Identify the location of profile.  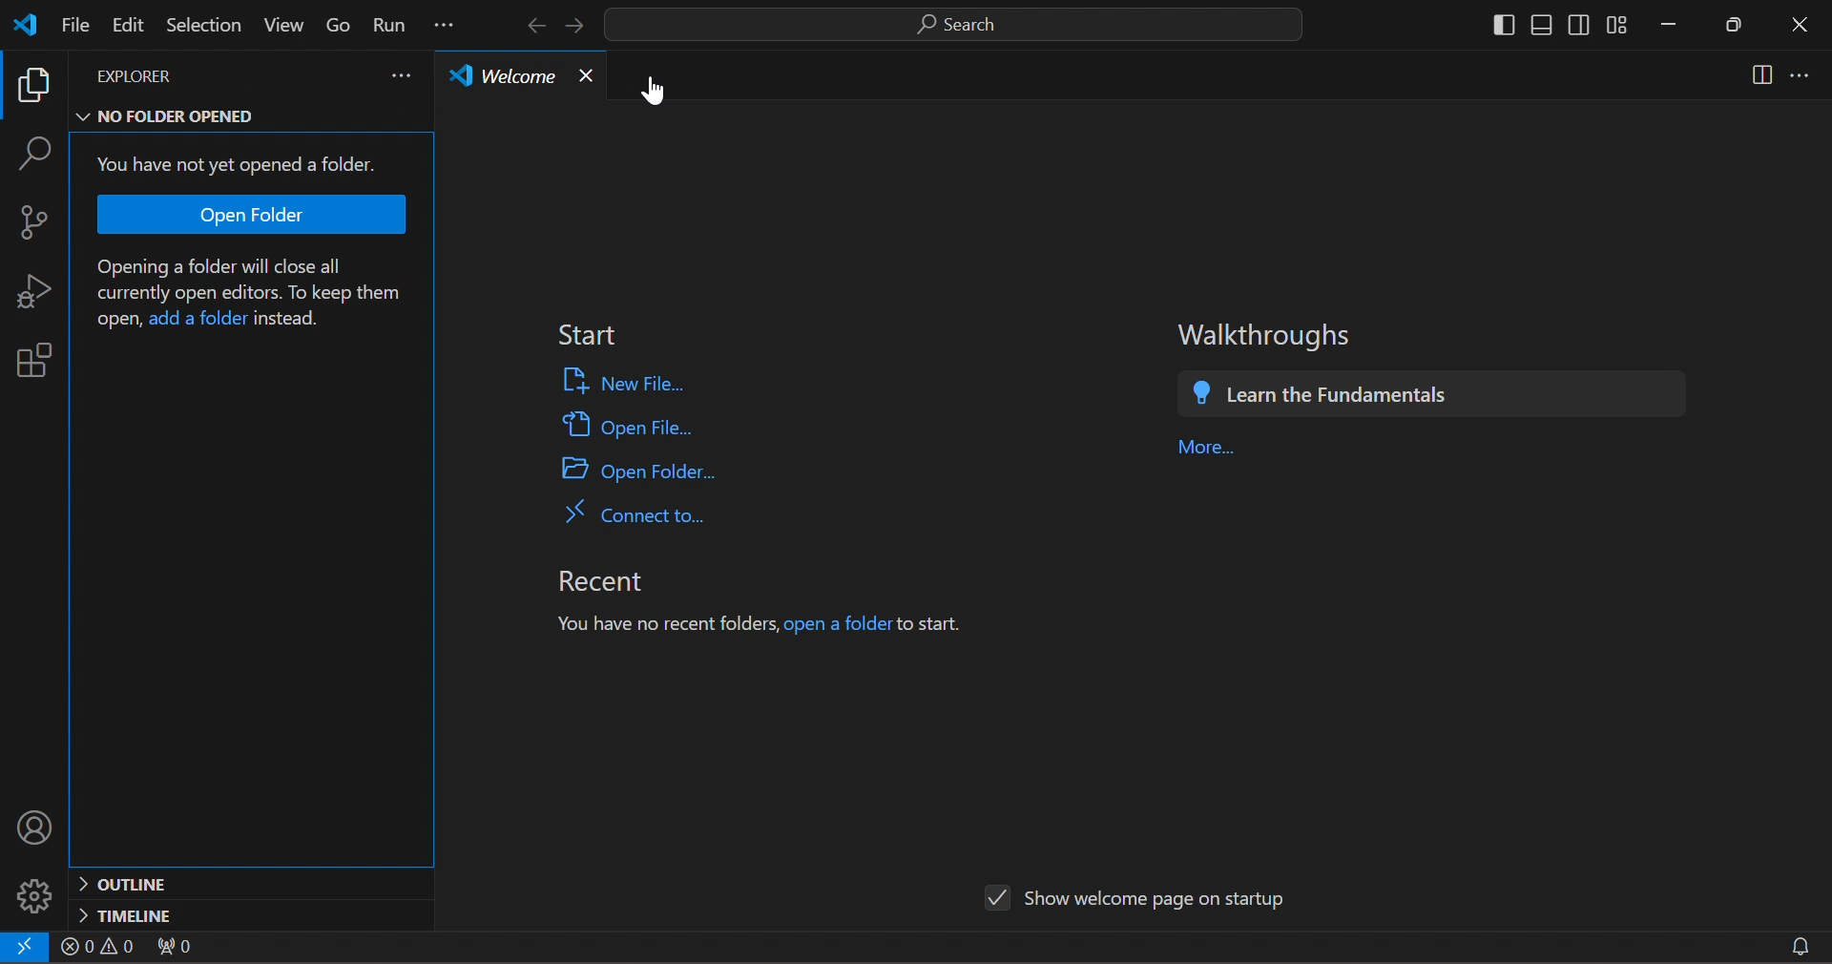
(40, 829).